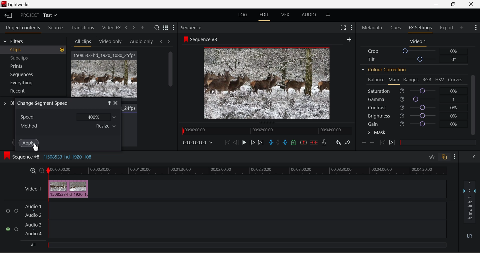 Image resolution: width=480 pixels, height=253 pixels. Describe the element at coordinates (33, 225) in the screenshot. I see `Audio 3` at that location.